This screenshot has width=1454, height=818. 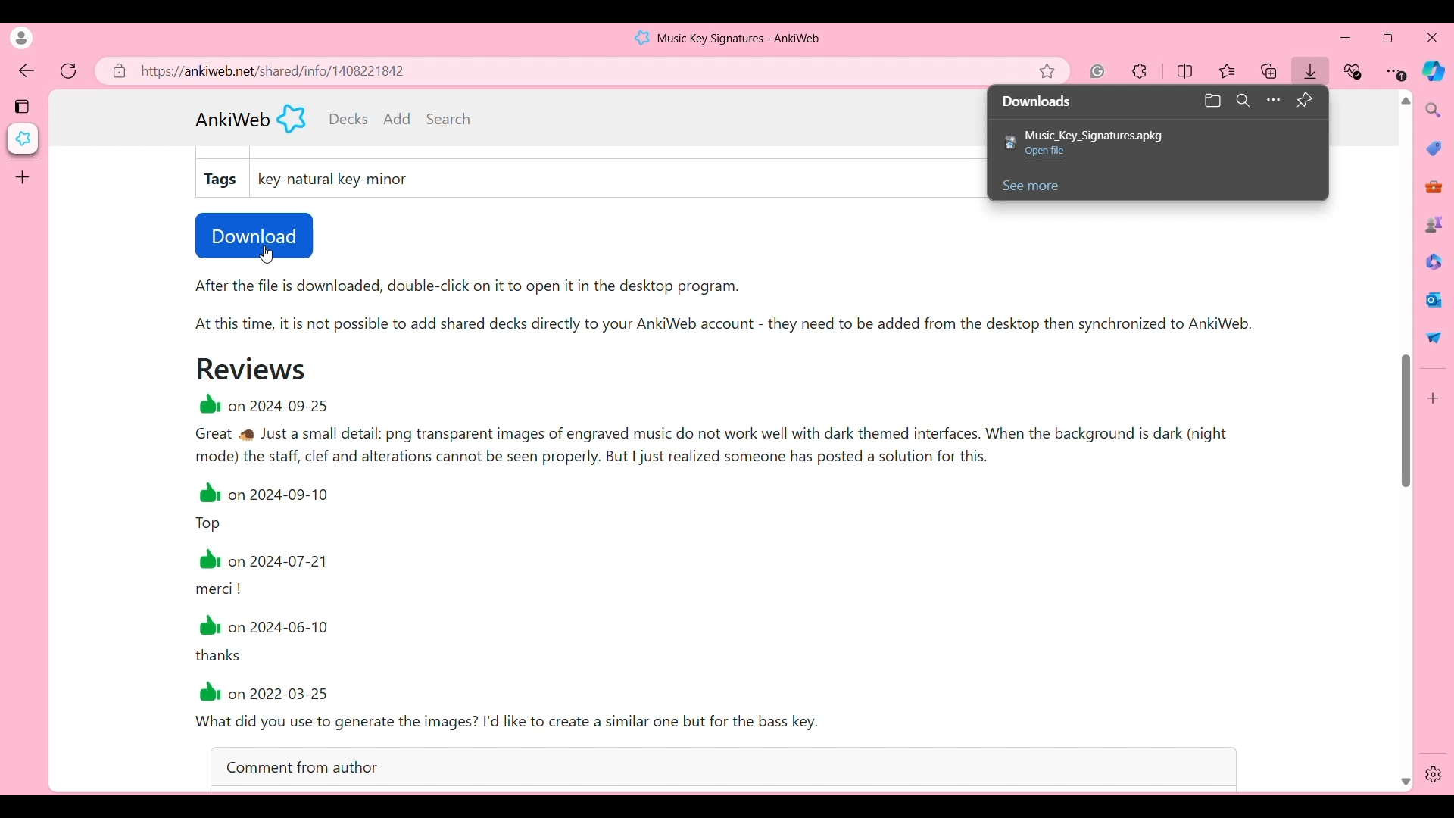 I want to click on Software logo, so click(x=292, y=118).